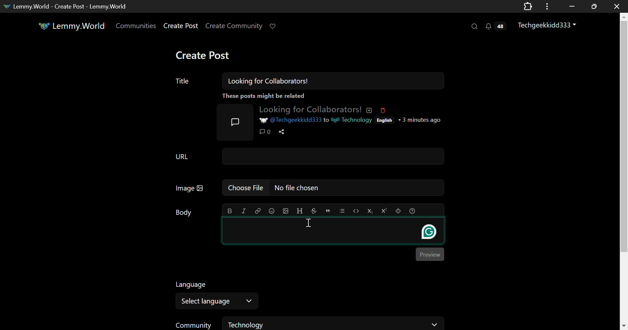  I want to click on 3 minutes ago, so click(423, 119).